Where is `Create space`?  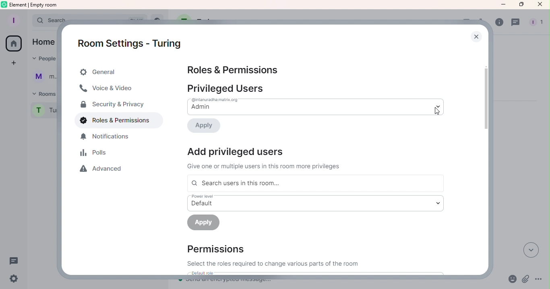 Create space is located at coordinates (14, 63).